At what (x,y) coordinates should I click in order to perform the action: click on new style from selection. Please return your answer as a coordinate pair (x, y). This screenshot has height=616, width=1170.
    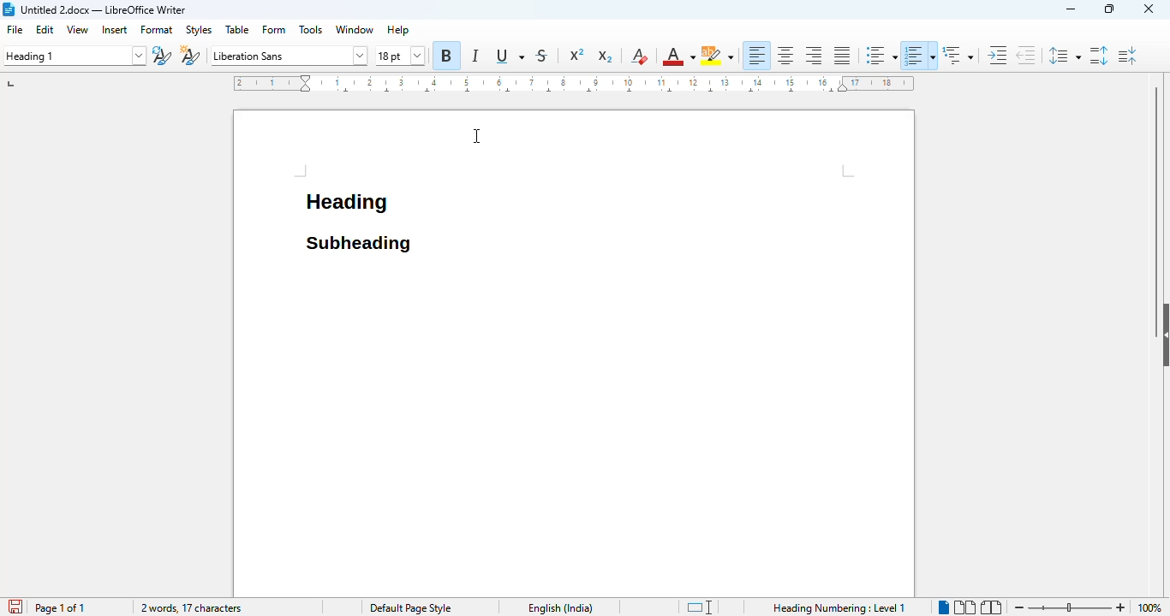
    Looking at the image, I should click on (189, 55).